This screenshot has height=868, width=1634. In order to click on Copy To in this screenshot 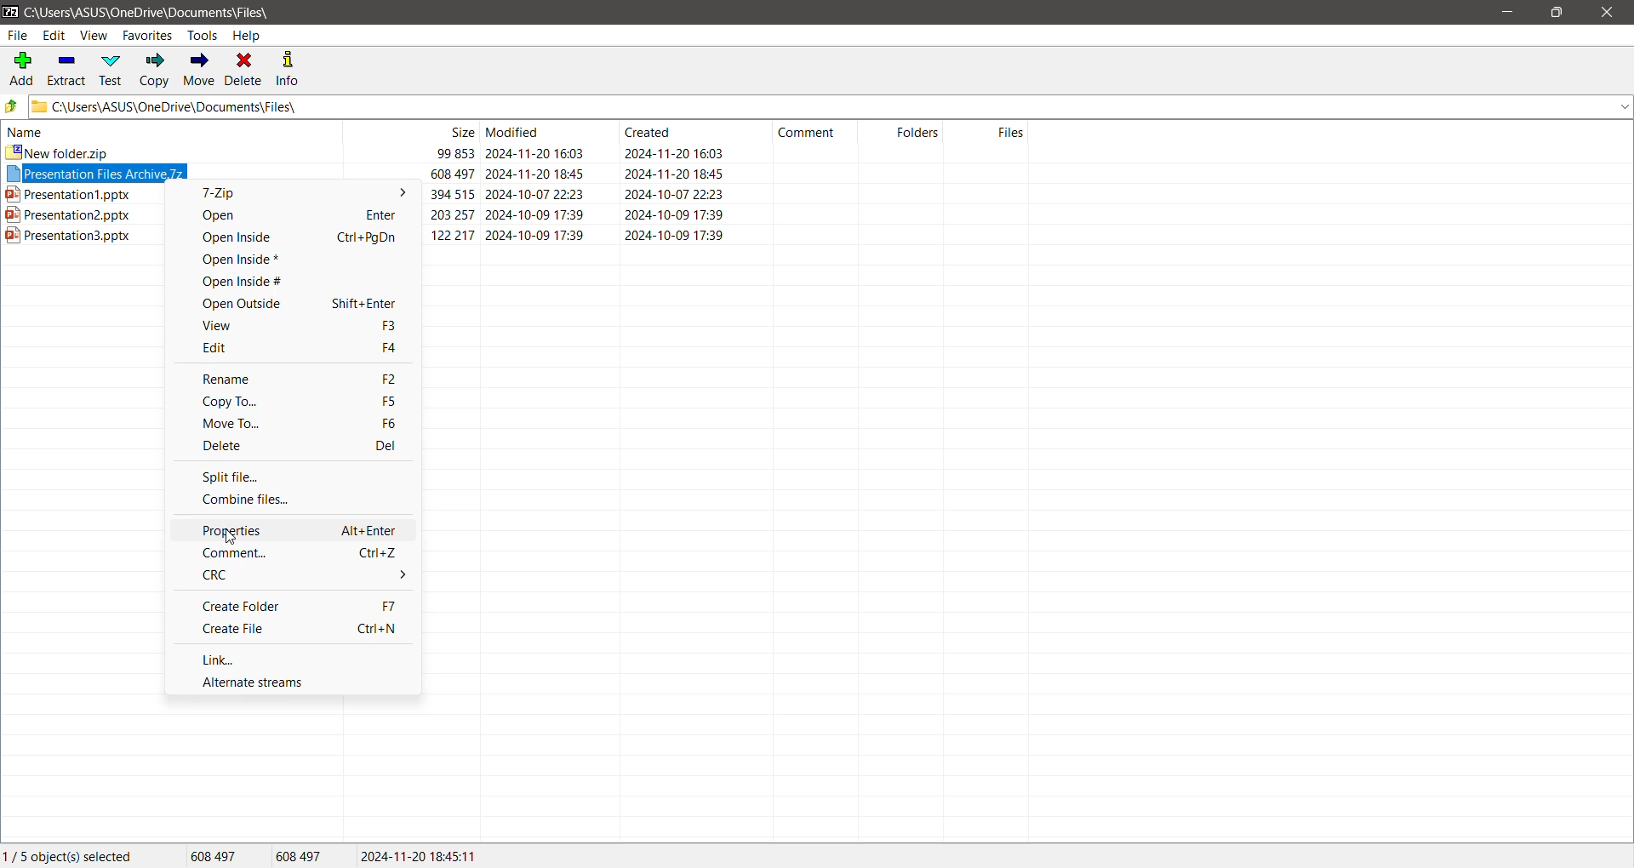, I will do `click(257, 401)`.